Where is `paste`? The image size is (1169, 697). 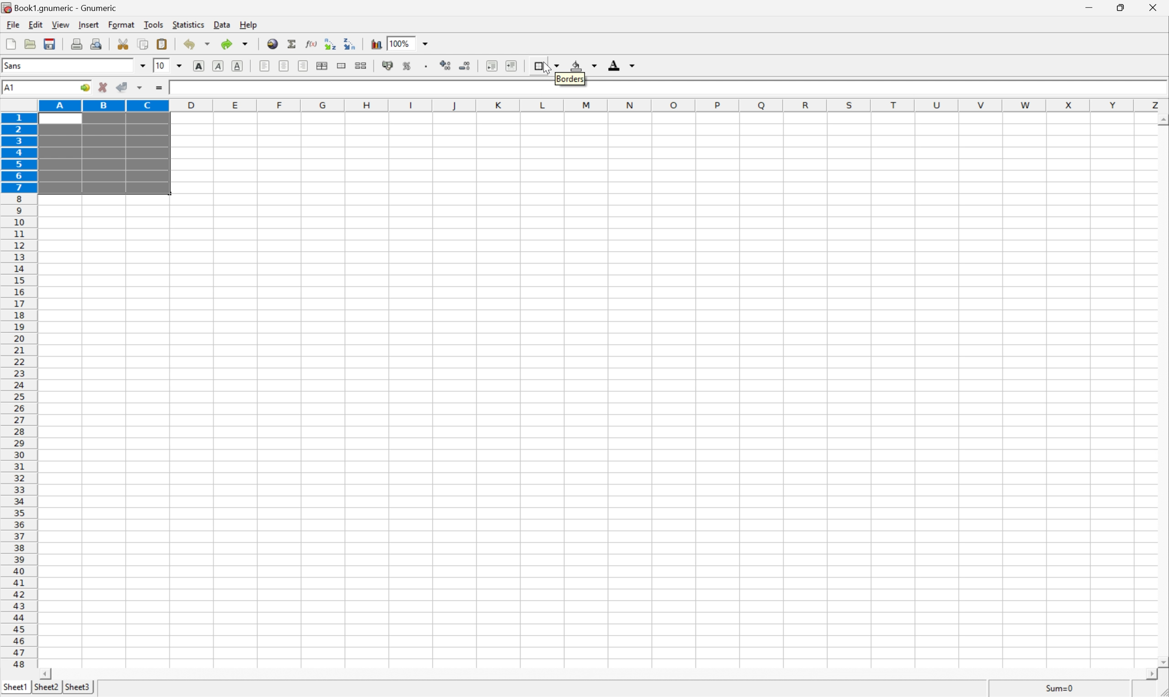 paste is located at coordinates (162, 43).